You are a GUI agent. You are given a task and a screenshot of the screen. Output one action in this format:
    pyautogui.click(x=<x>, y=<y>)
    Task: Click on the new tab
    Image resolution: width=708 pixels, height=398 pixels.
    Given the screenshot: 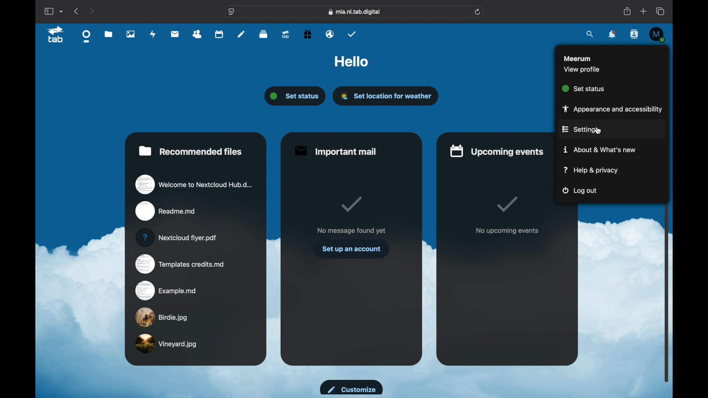 What is the action you would take?
    pyautogui.click(x=643, y=11)
    